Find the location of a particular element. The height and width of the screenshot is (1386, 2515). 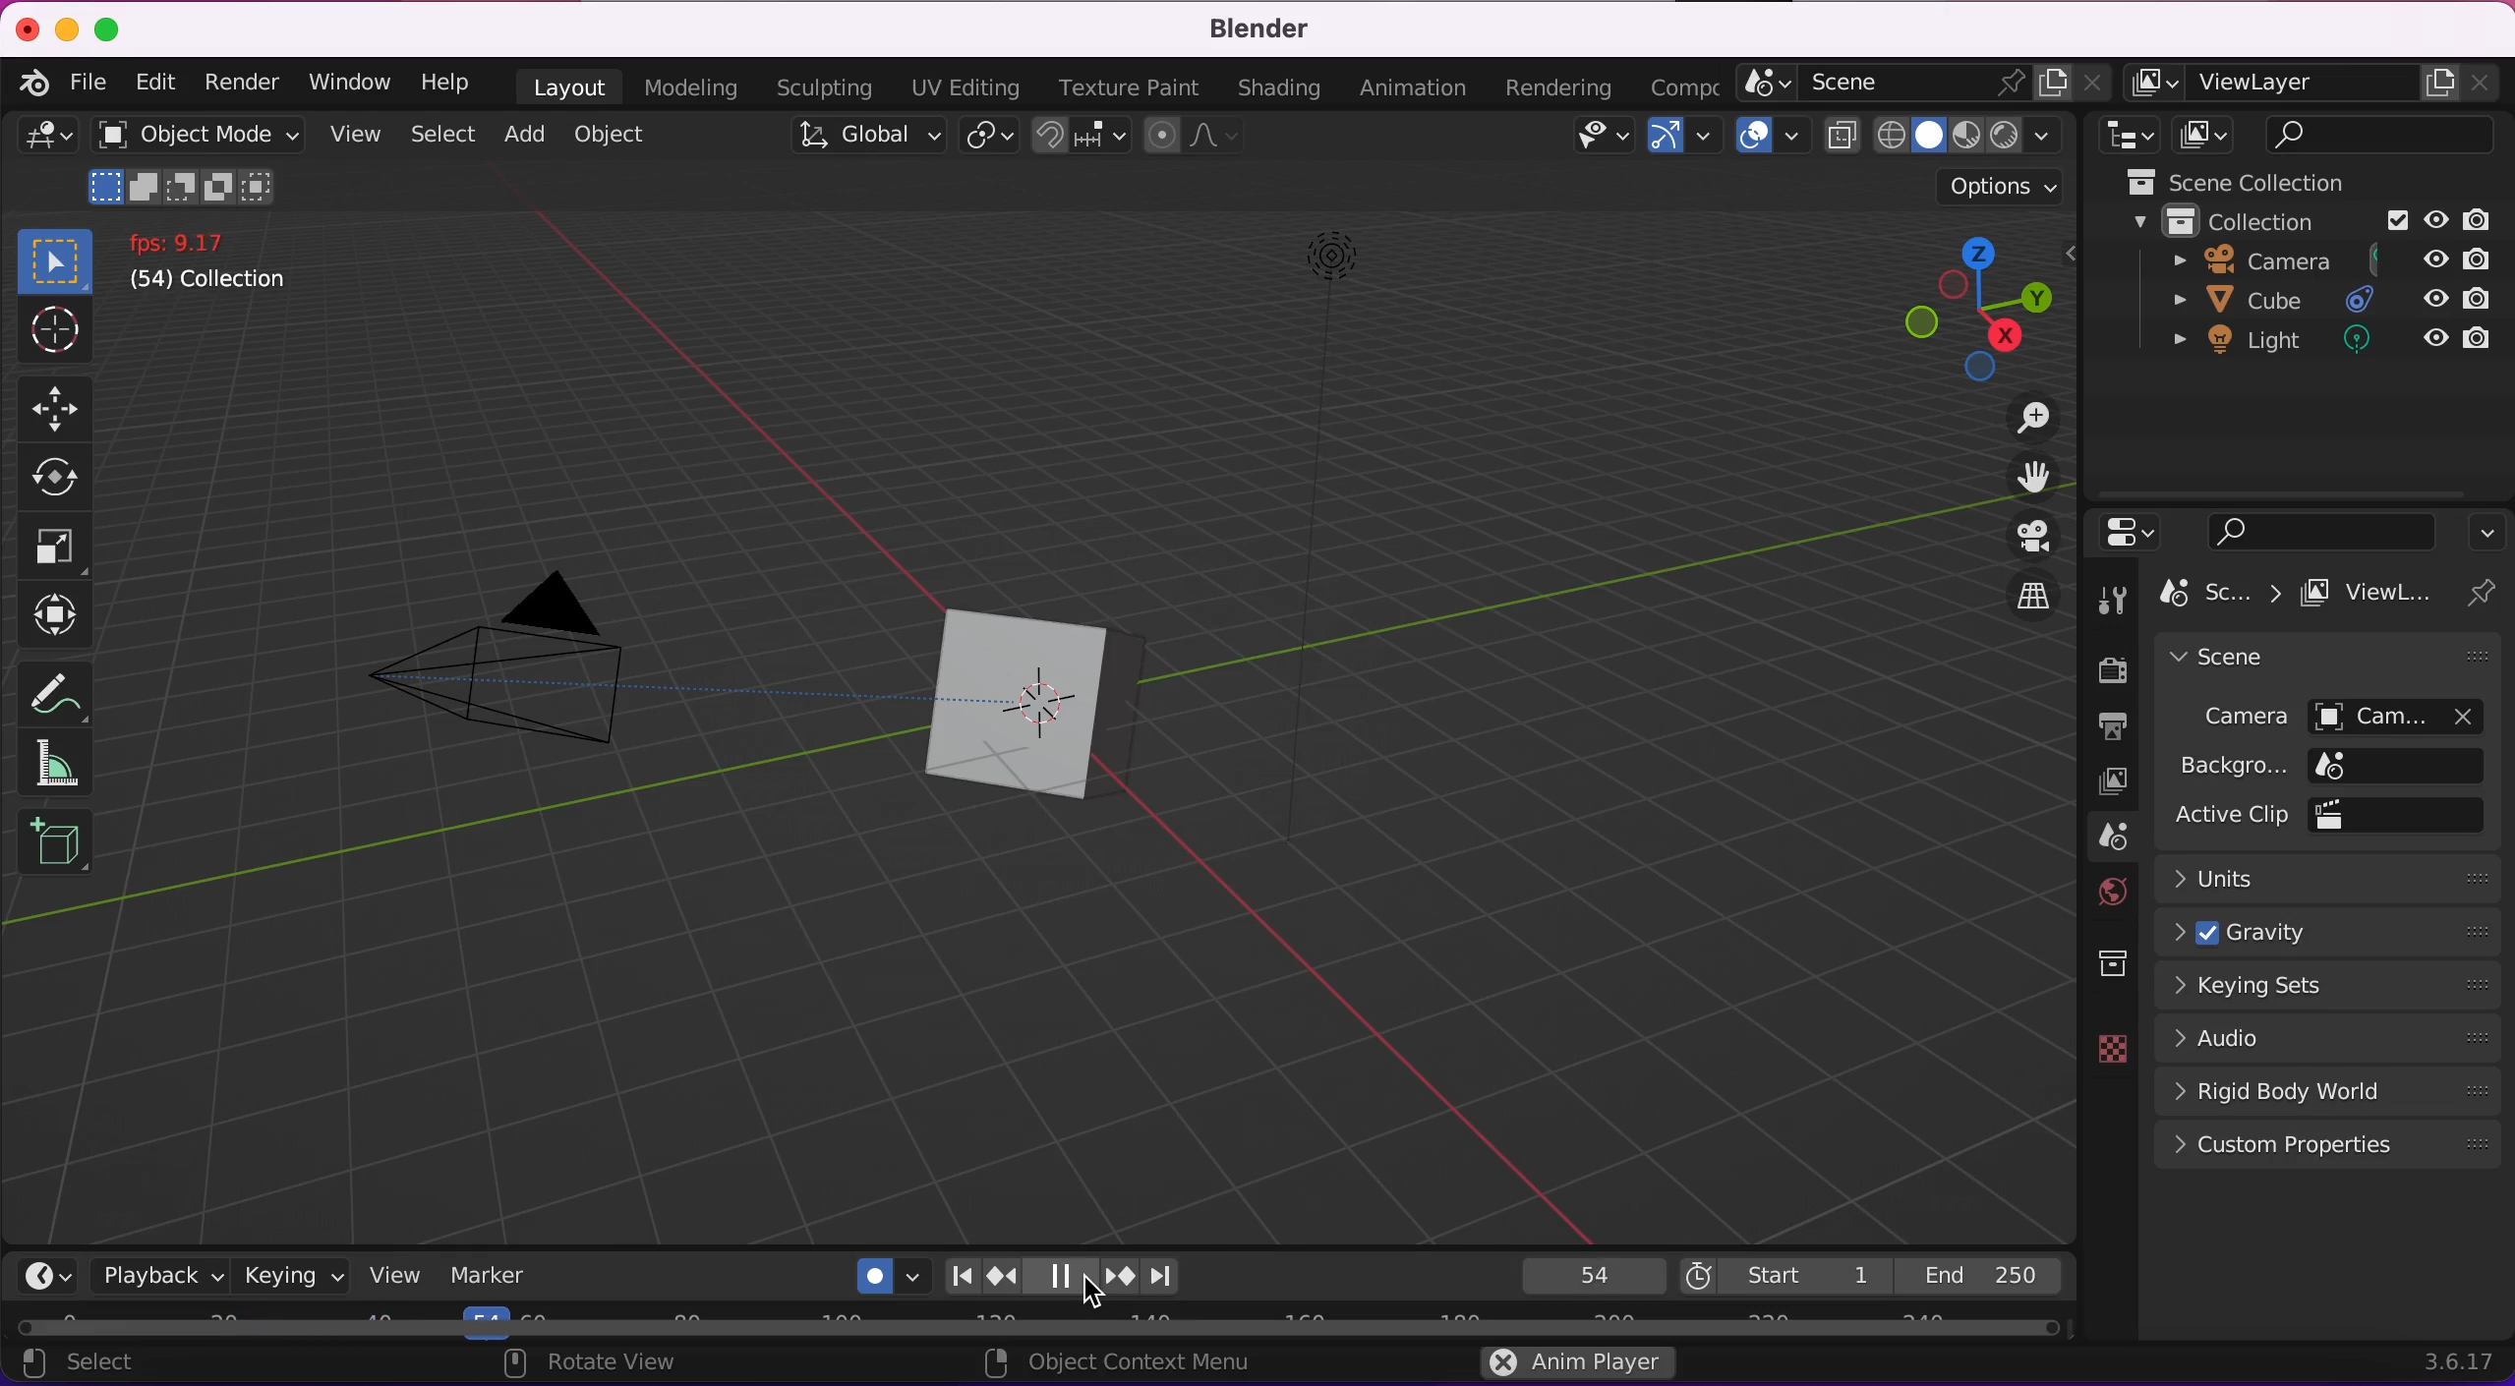

modeling is located at coordinates (696, 87).